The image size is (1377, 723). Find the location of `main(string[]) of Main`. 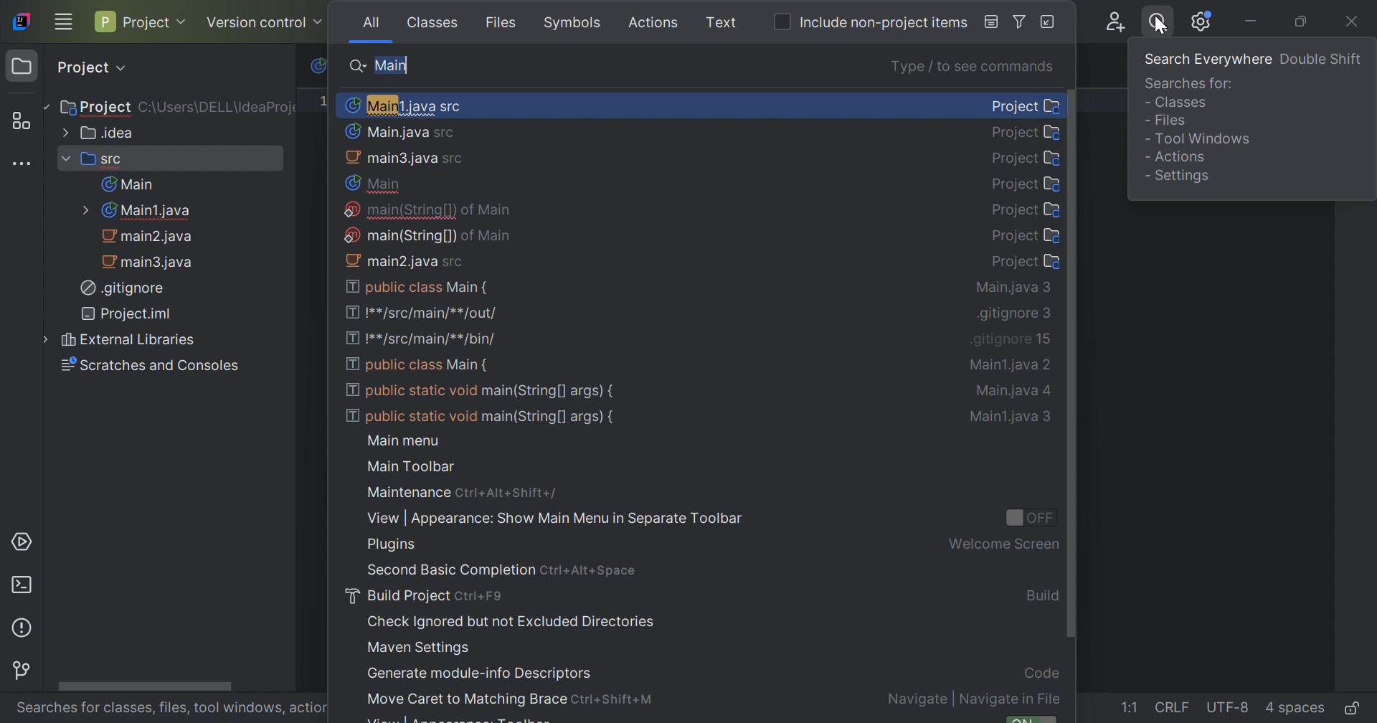

main(string[]) of Main is located at coordinates (429, 210).